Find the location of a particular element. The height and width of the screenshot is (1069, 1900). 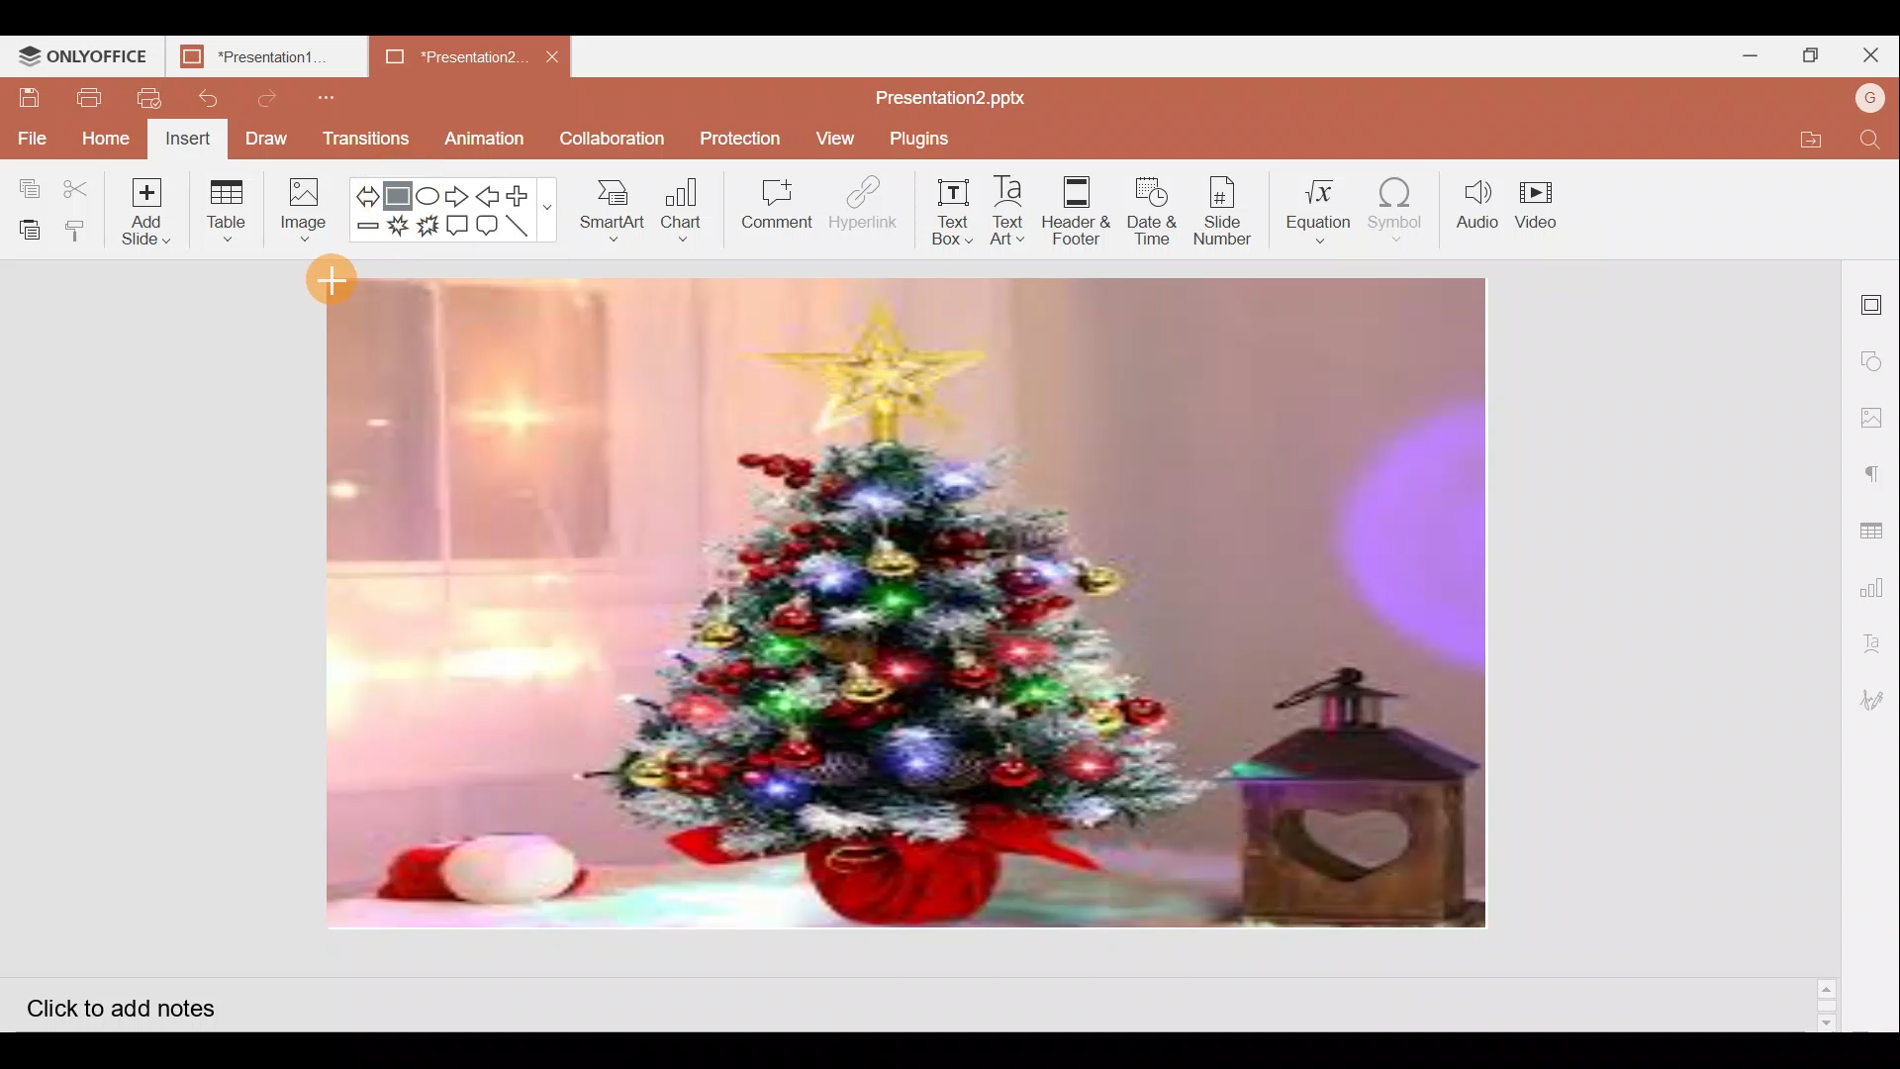

Minus is located at coordinates (366, 232).